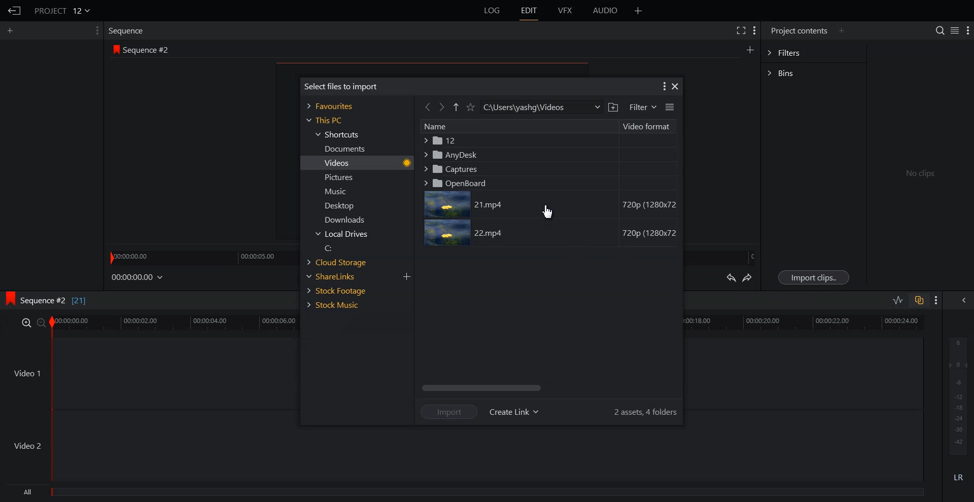 The image size is (974, 502). What do you see at coordinates (797, 31) in the screenshot?
I see `Project contents` at bounding box center [797, 31].